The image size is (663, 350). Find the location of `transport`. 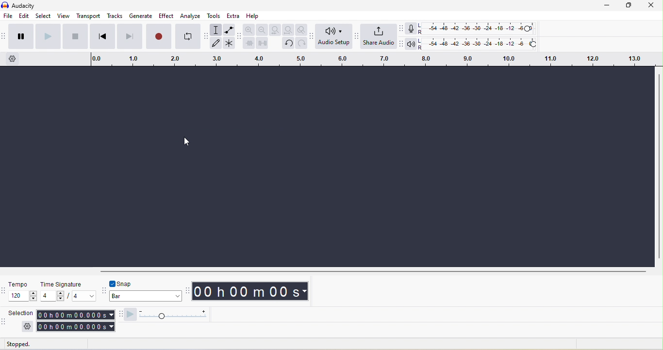

transport is located at coordinates (88, 16).